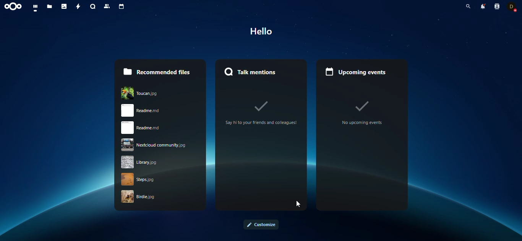  Describe the element at coordinates (154, 162) in the screenshot. I see `library jpg ` at that location.